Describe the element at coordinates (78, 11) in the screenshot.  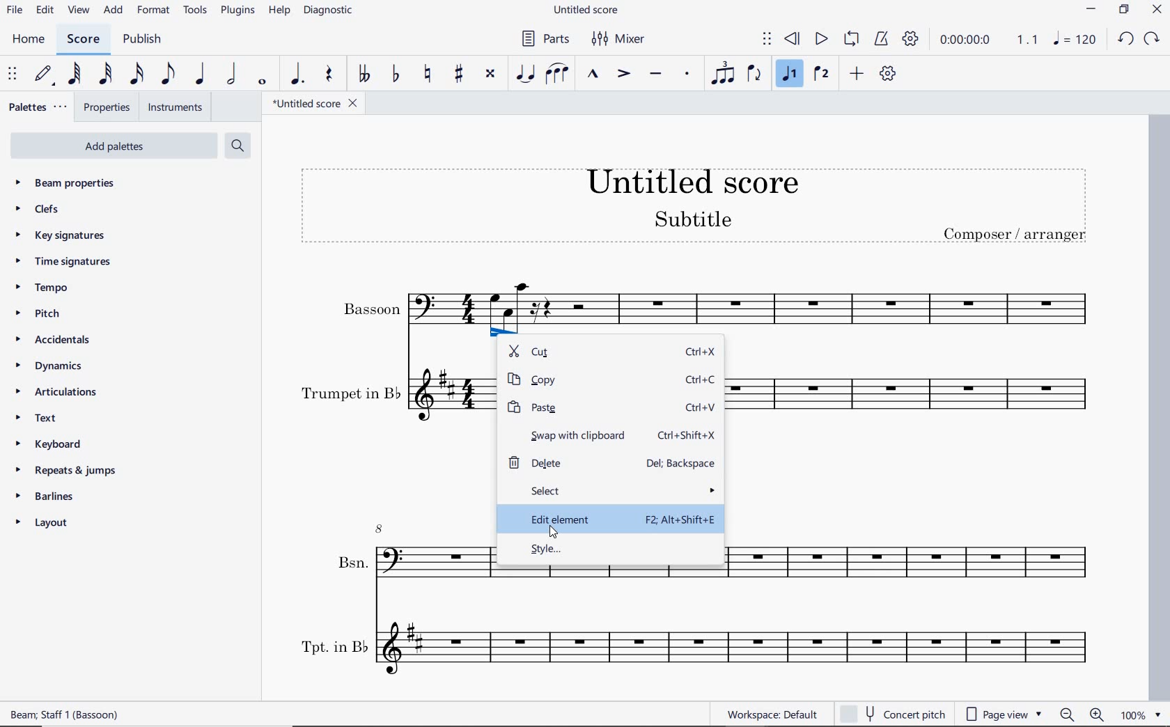
I see `view` at that location.